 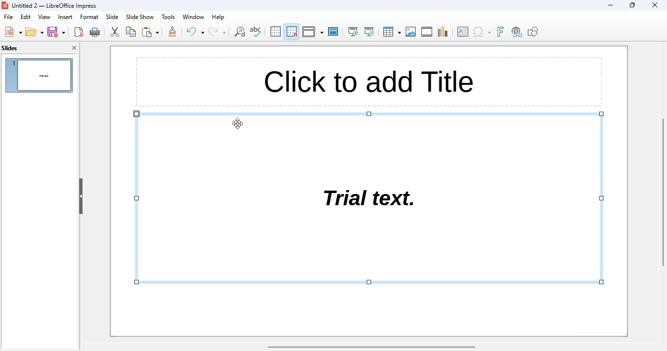 What do you see at coordinates (463, 31) in the screenshot?
I see `insert text box` at bounding box center [463, 31].